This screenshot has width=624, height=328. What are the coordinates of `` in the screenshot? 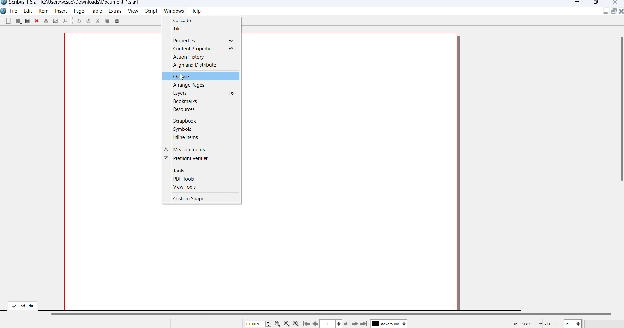 It's located at (80, 11).